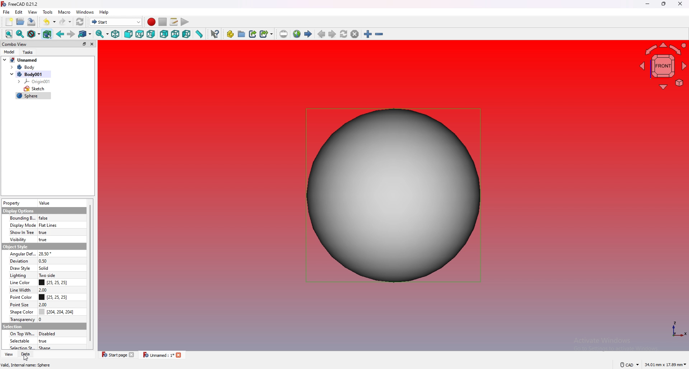  I want to click on front, so click(128, 34).